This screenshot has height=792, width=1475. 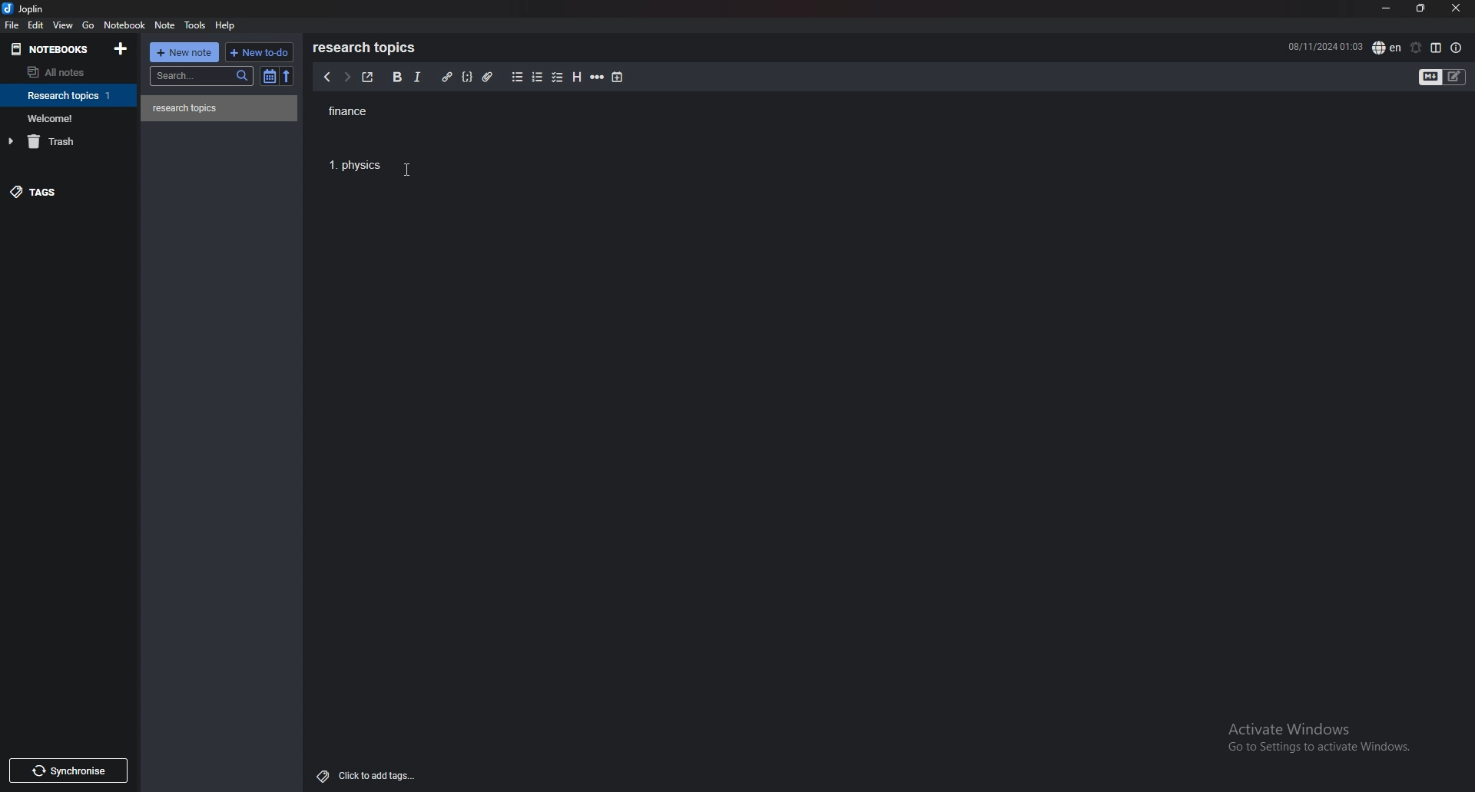 What do you see at coordinates (126, 25) in the screenshot?
I see `notebook` at bounding box center [126, 25].